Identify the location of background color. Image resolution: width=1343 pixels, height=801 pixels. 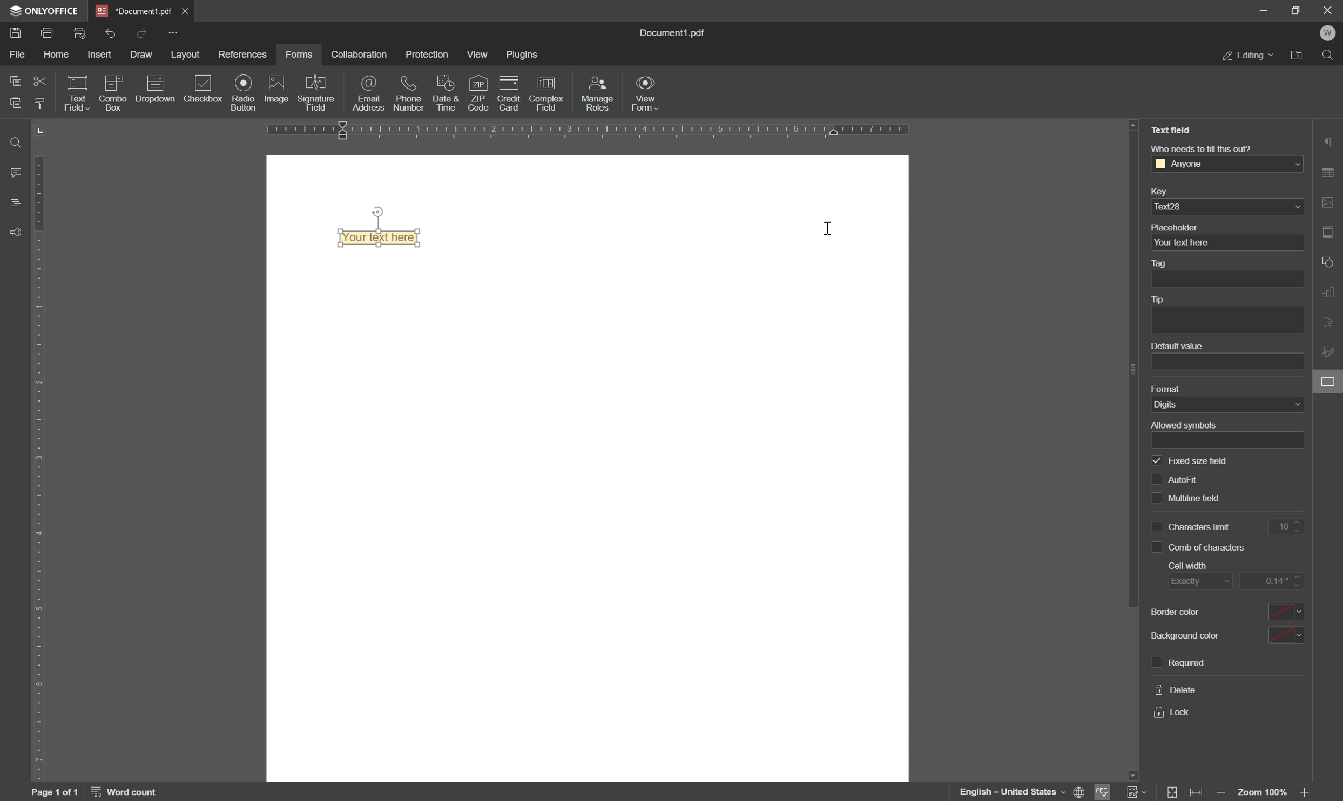
(1183, 635).